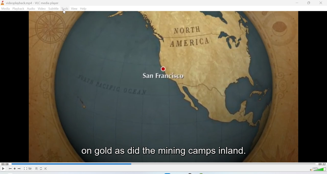  What do you see at coordinates (98, 196) in the screenshot?
I see `Shuffle` at bounding box center [98, 196].